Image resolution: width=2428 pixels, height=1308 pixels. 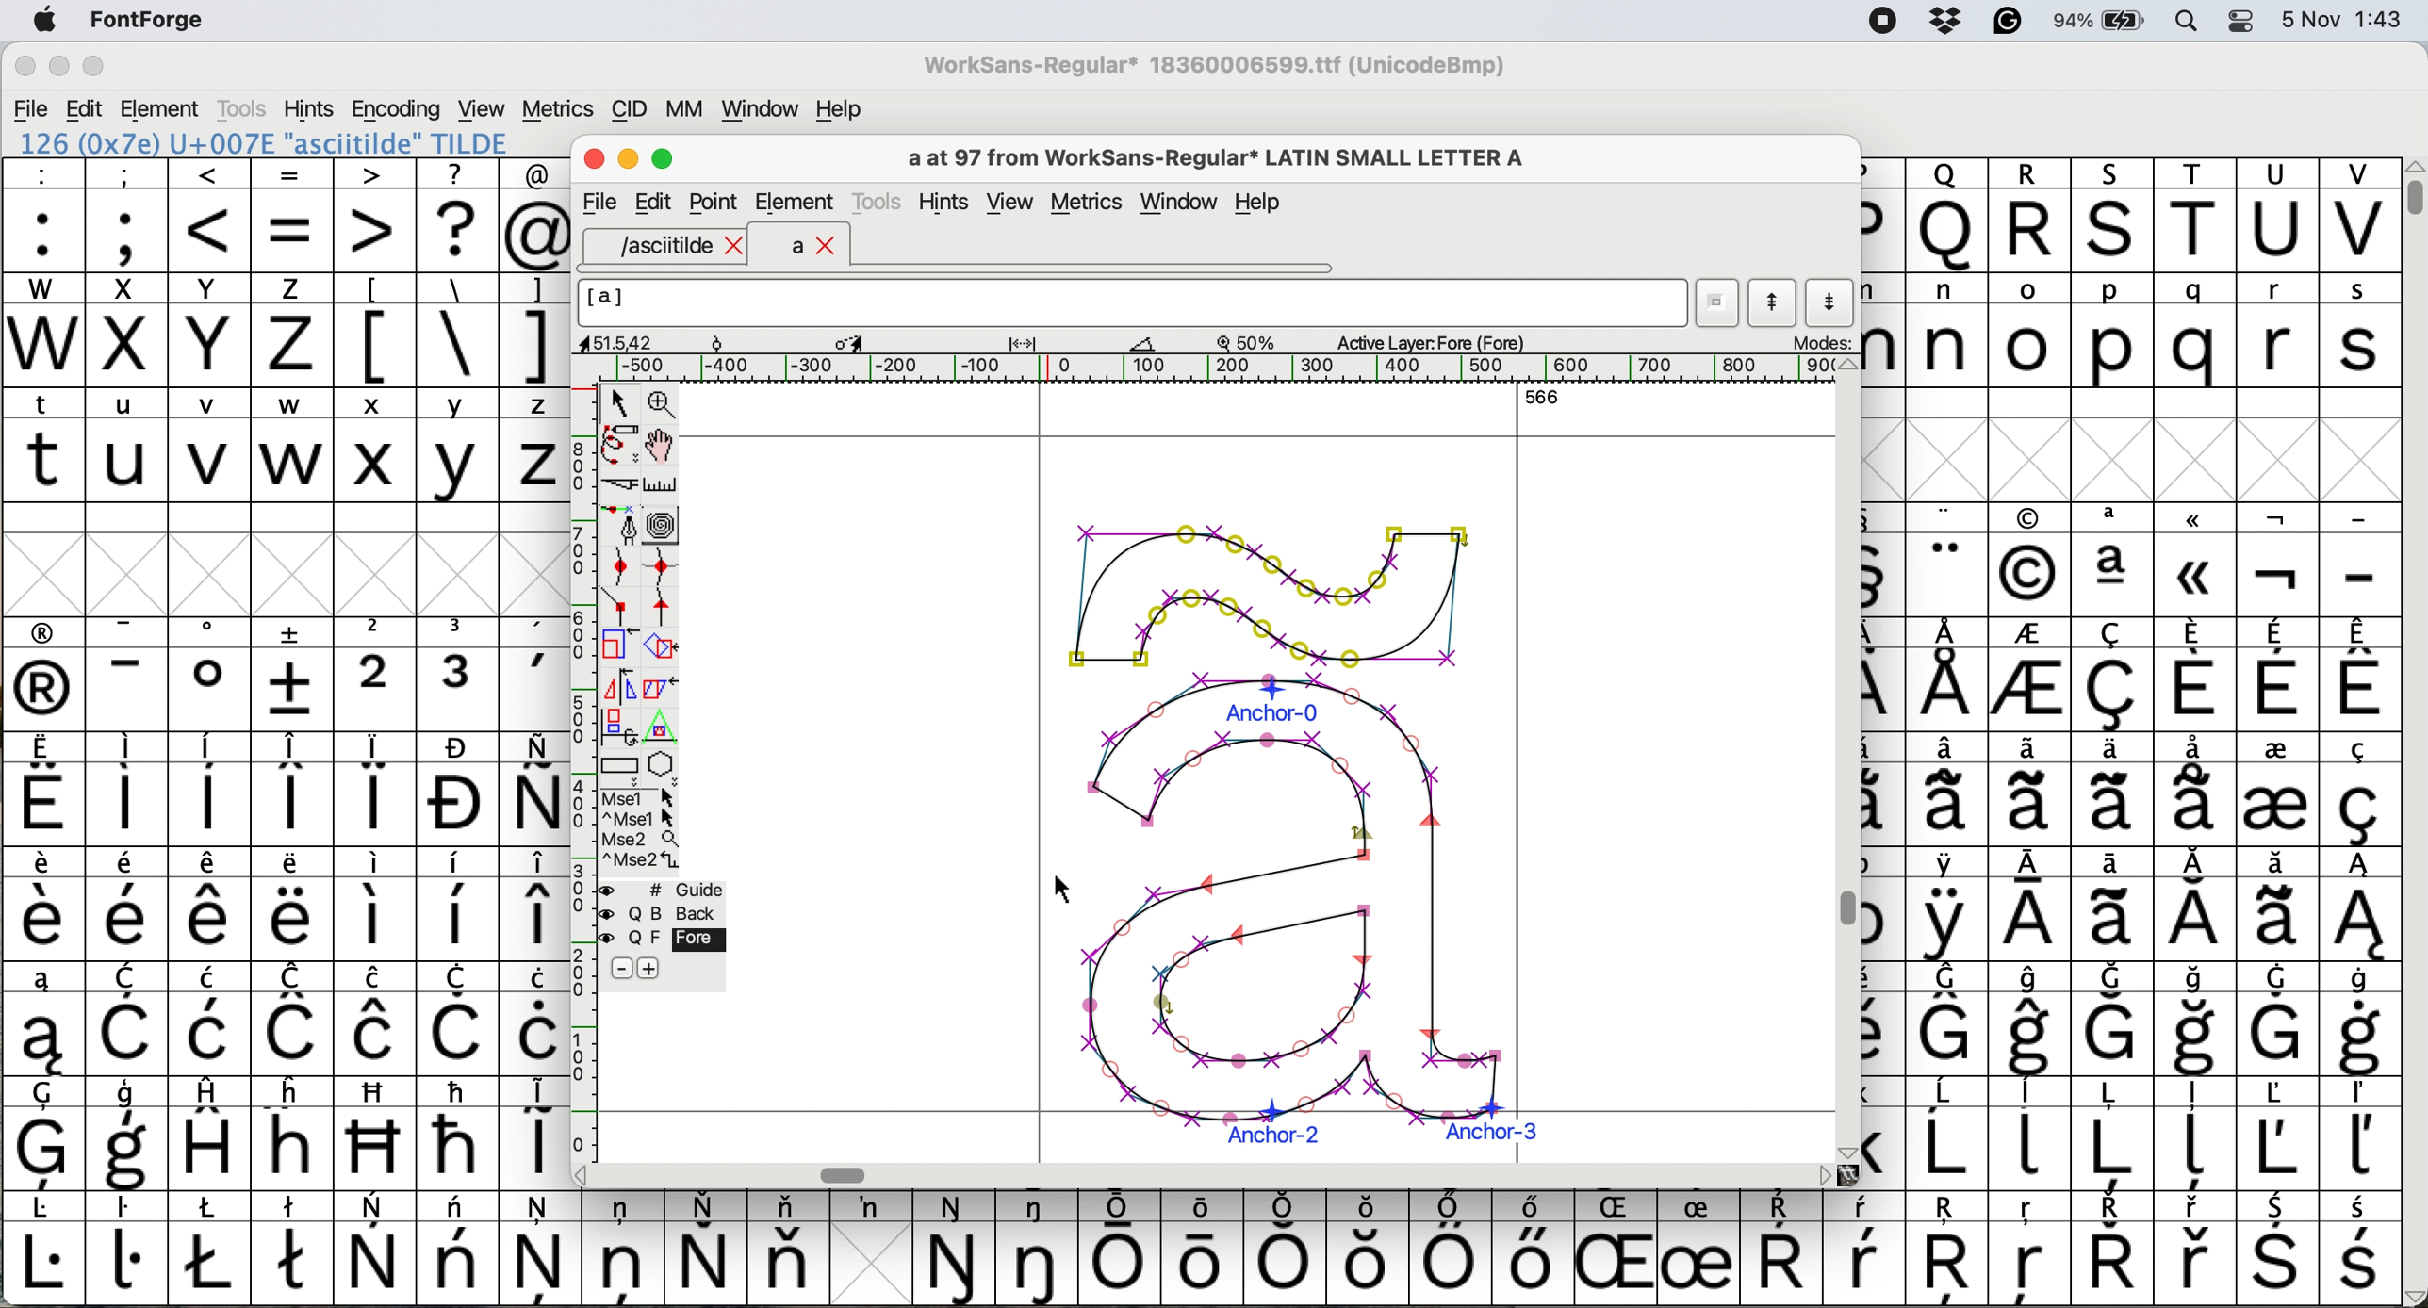 I want to click on , so click(x=1946, y=215).